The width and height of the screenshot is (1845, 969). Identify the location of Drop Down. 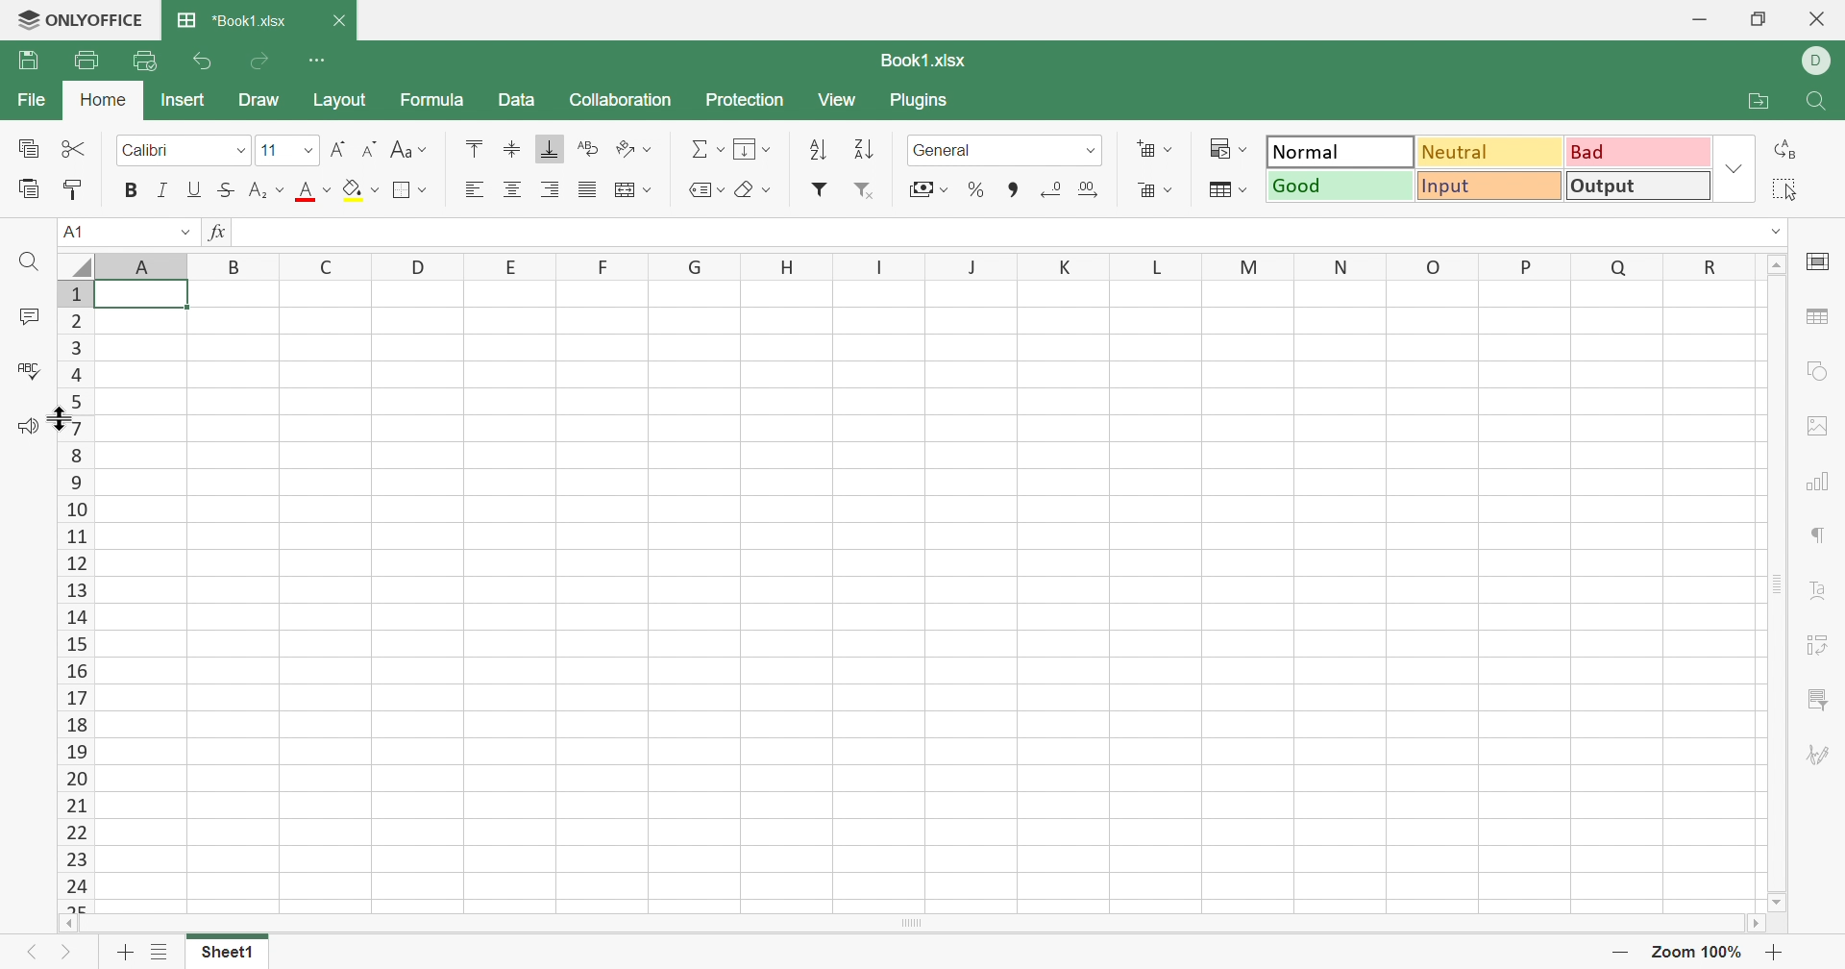
(1734, 170).